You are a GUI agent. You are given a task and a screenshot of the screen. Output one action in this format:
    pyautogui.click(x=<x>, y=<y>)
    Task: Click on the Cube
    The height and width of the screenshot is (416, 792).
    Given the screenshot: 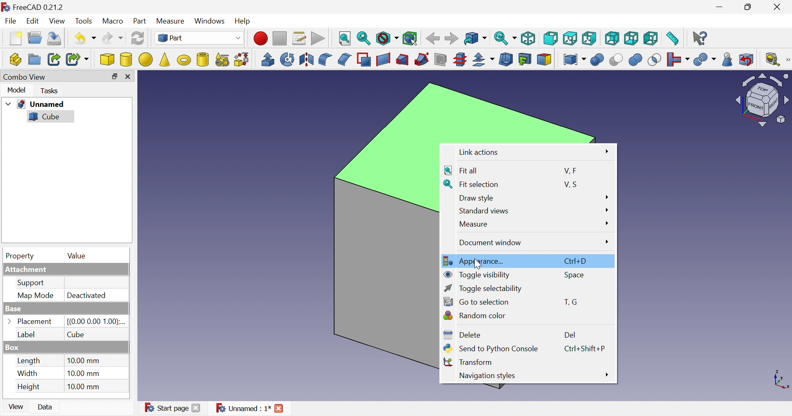 What is the action you would take?
    pyautogui.click(x=77, y=334)
    